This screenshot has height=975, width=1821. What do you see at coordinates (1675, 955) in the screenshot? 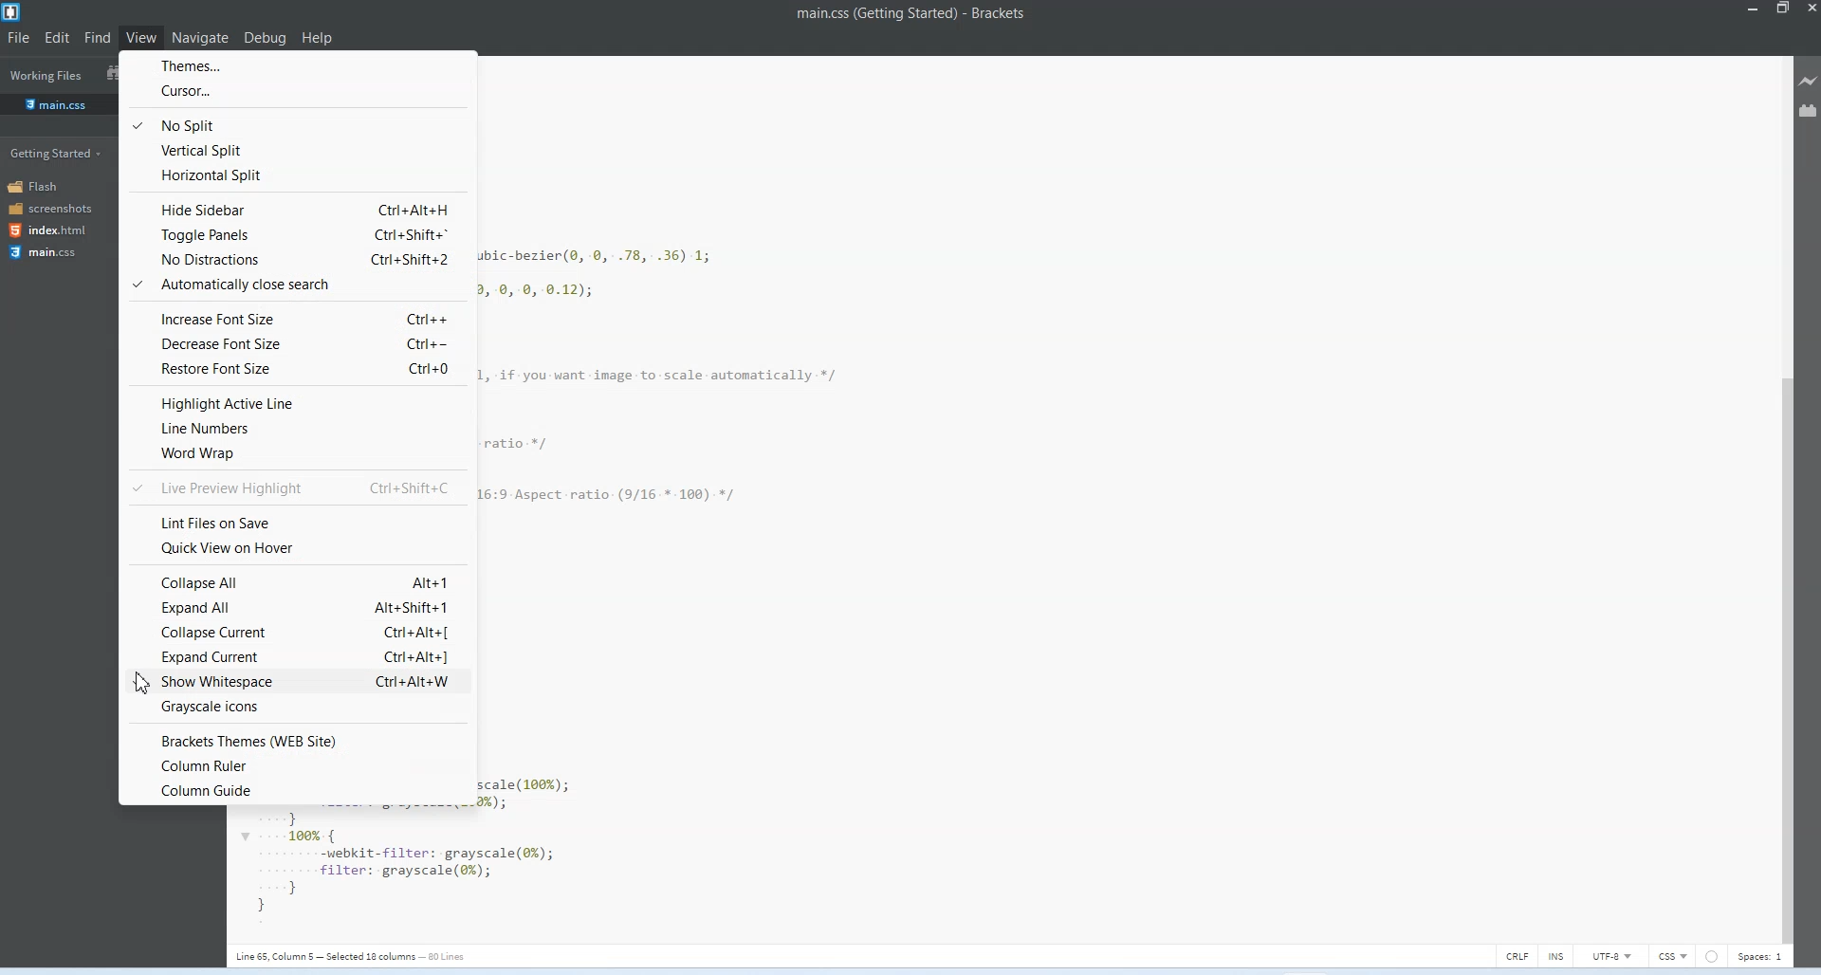
I see `CSS` at bounding box center [1675, 955].